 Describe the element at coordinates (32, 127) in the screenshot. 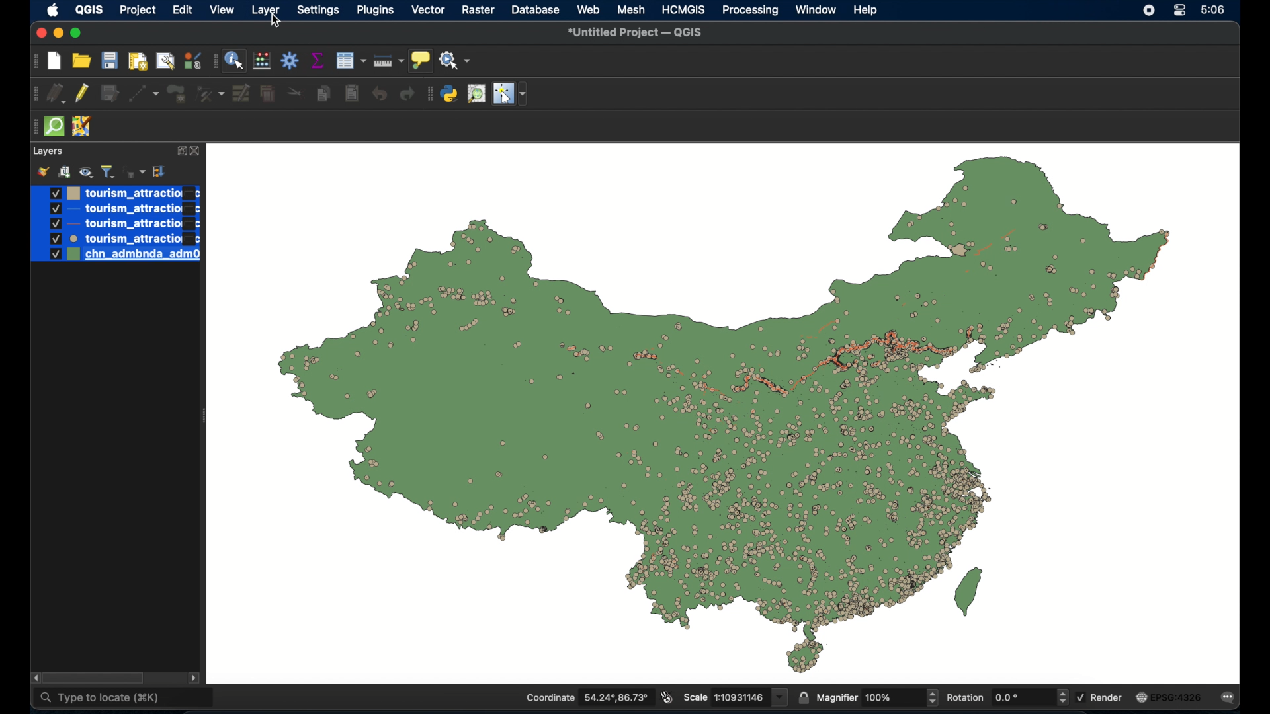

I see `drag handle` at that location.